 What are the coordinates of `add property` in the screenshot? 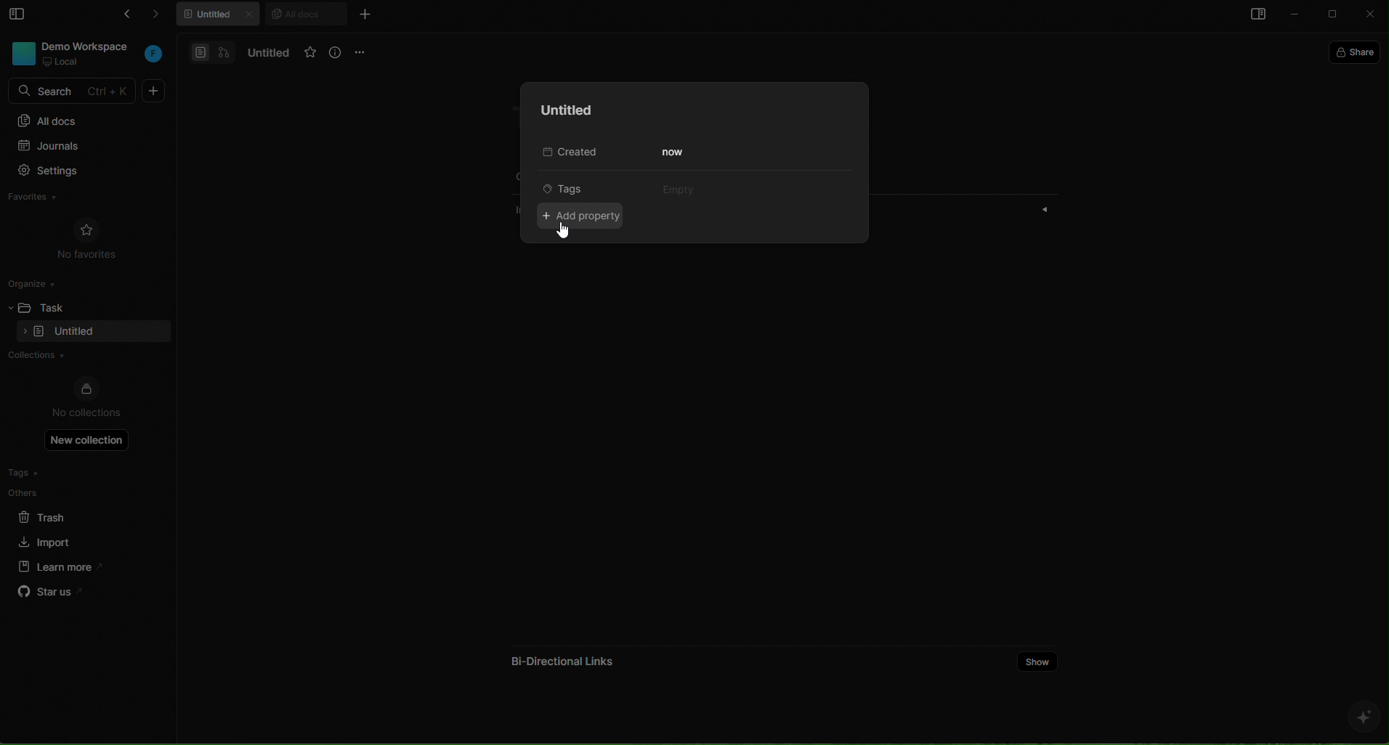 It's located at (585, 216).